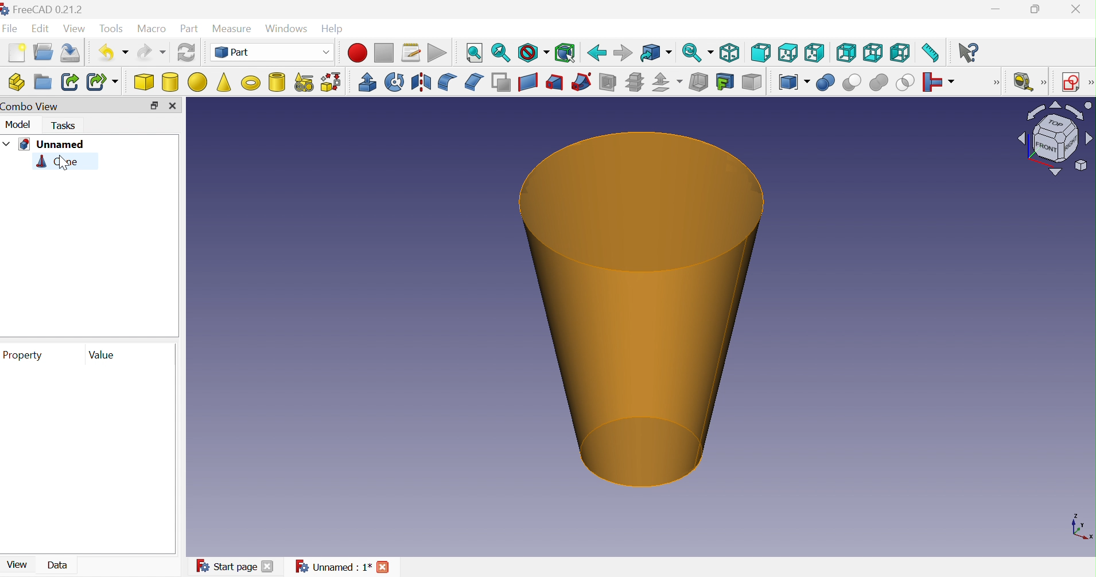 The image size is (1096, 577). What do you see at coordinates (7, 143) in the screenshot?
I see `Drop down` at bounding box center [7, 143].